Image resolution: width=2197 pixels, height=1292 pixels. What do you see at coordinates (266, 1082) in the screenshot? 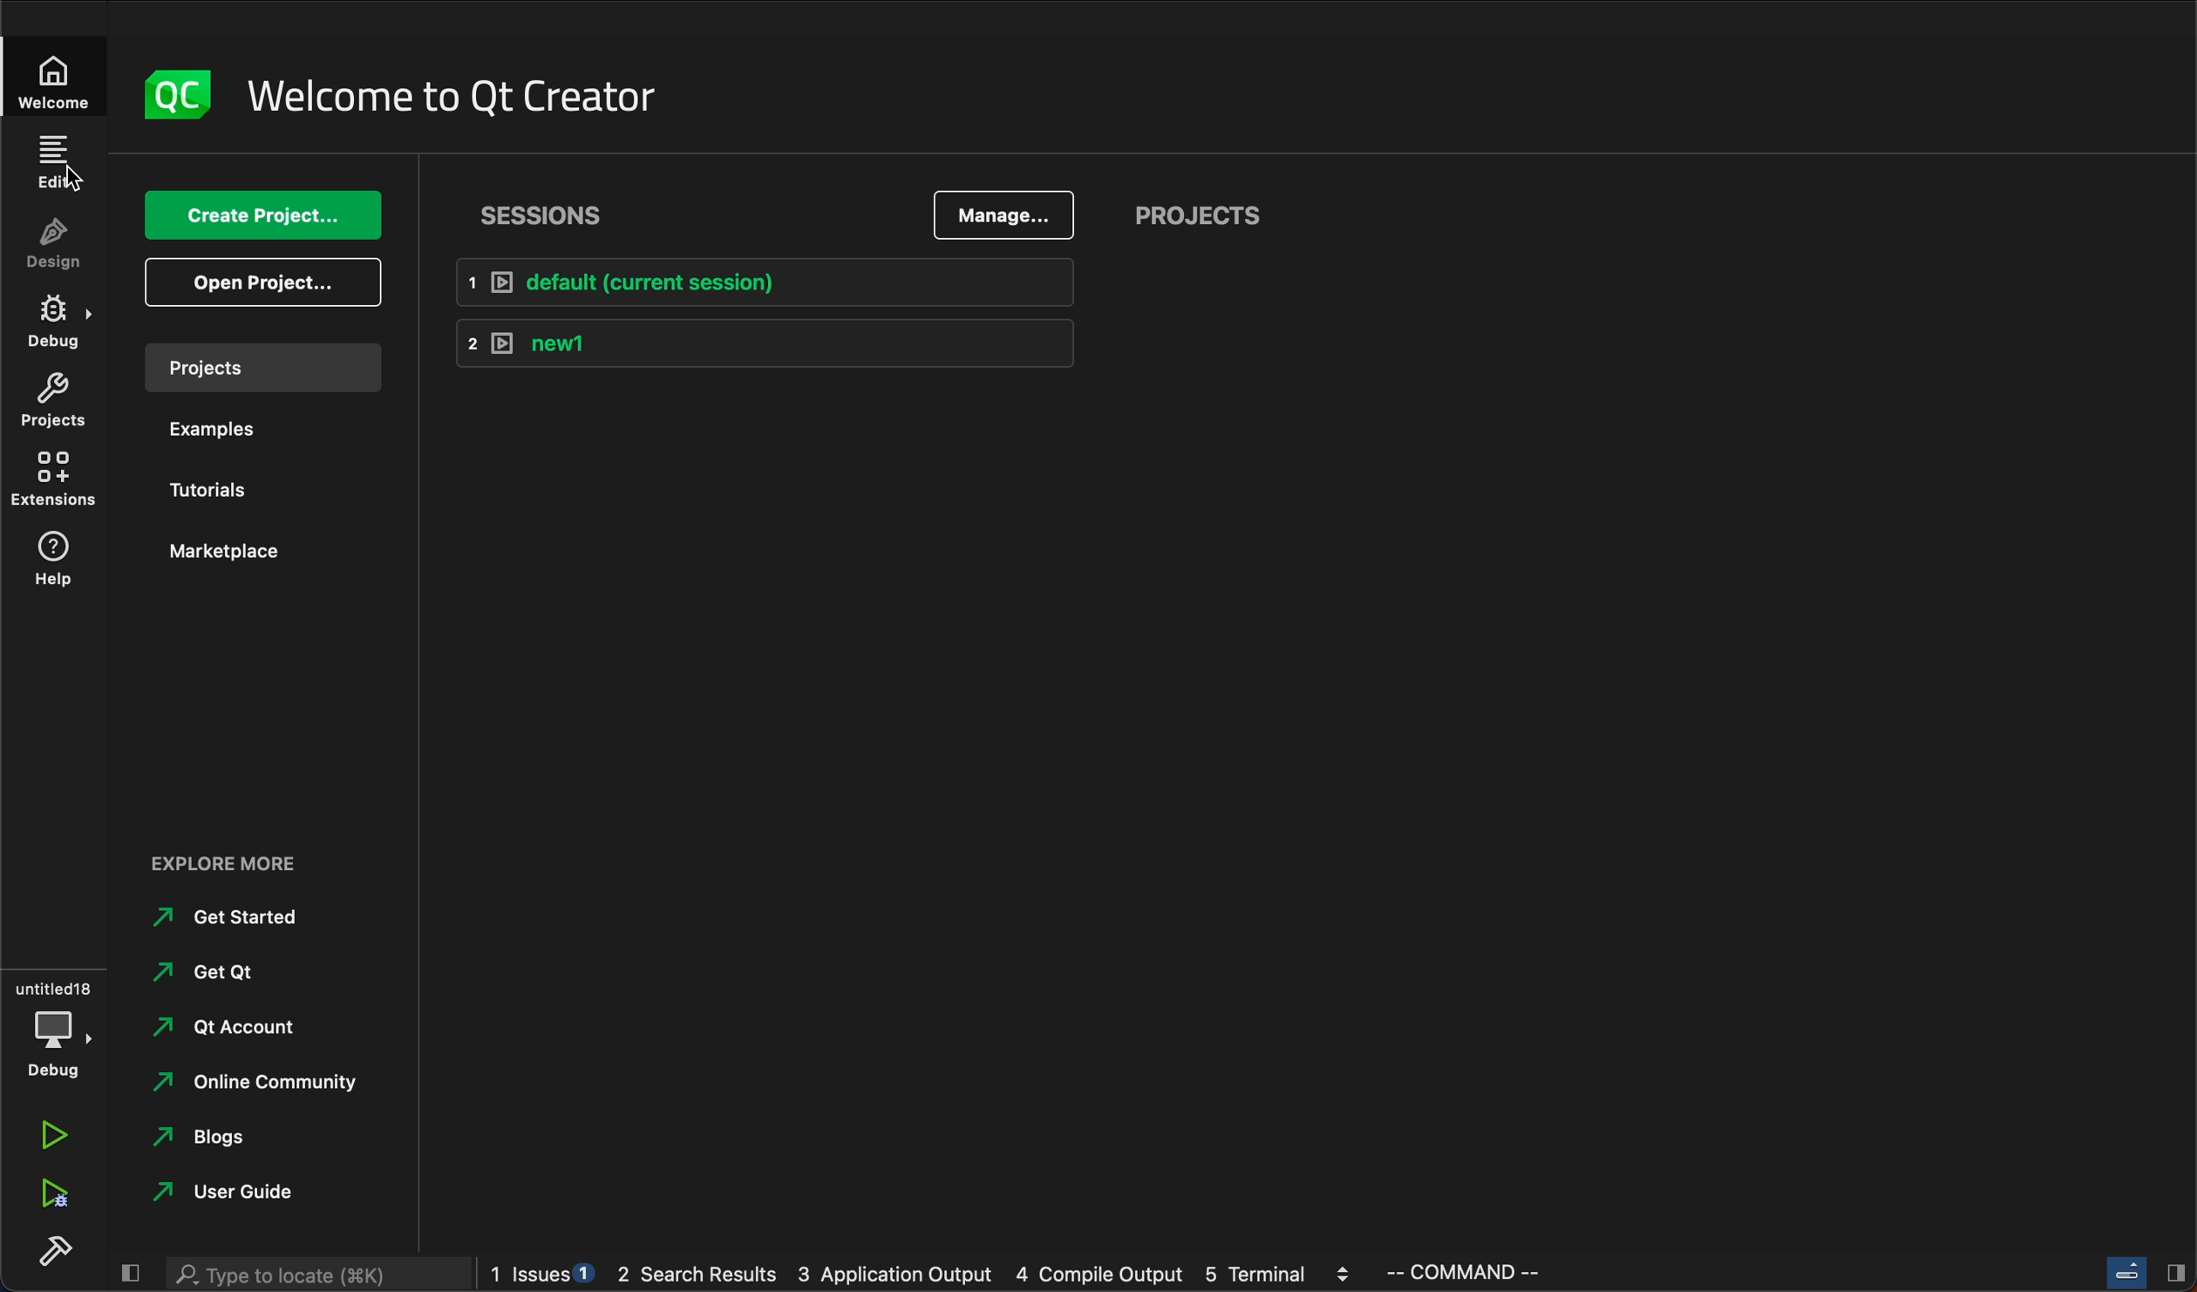
I see `community` at bounding box center [266, 1082].